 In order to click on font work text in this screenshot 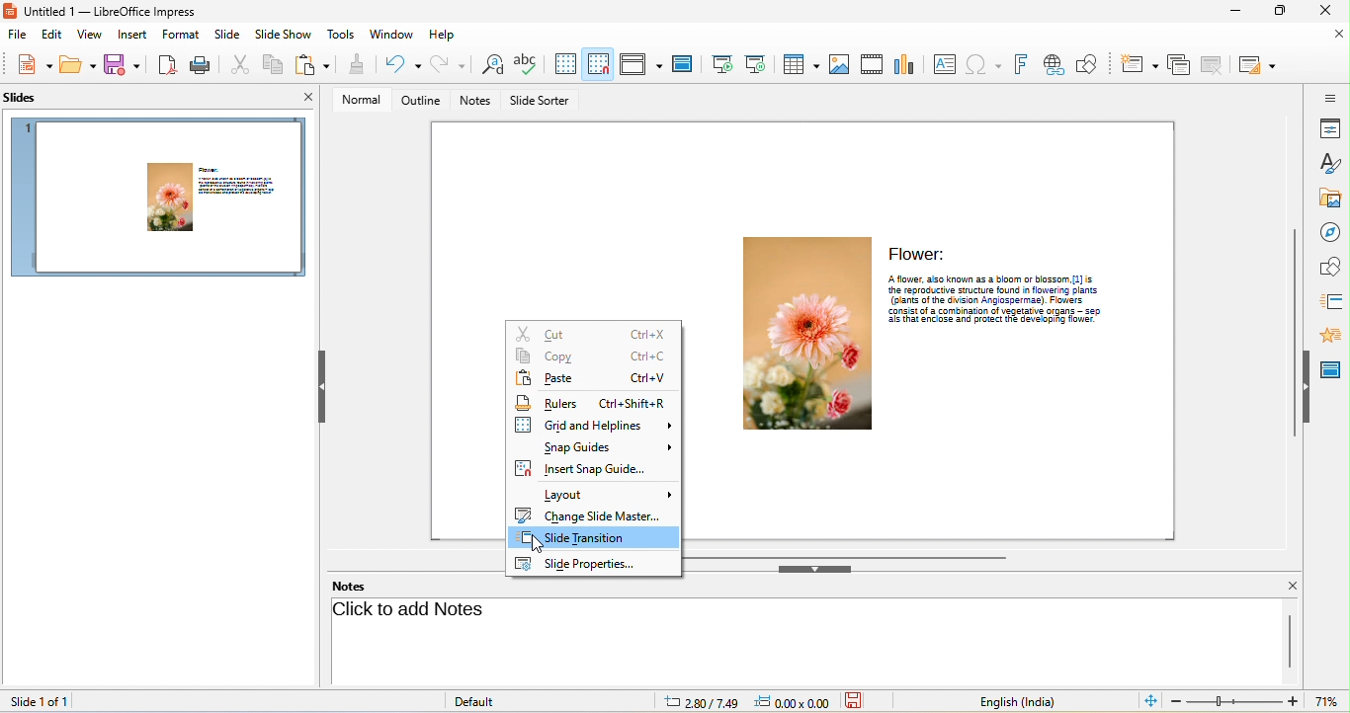, I will do `click(1022, 63)`.